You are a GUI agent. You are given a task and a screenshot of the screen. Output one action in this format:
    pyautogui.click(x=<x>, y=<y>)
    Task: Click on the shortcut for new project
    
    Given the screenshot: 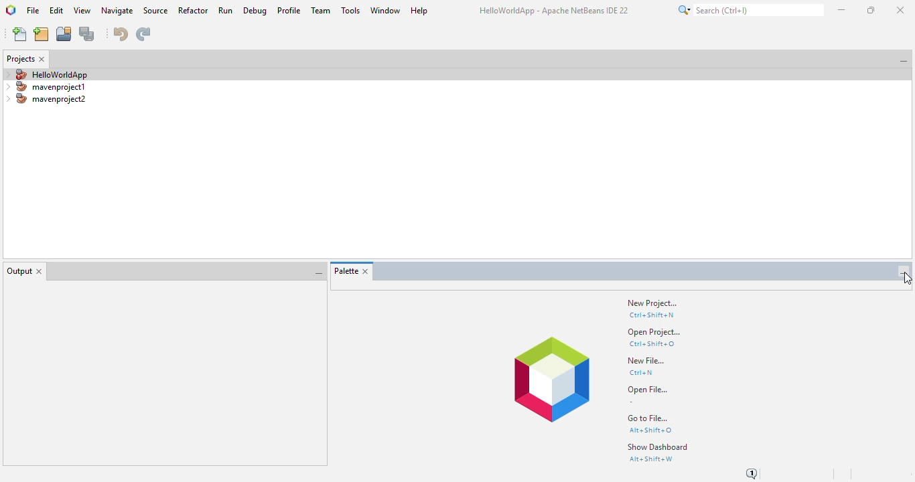 What is the action you would take?
    pyautogui.click(x=652, y=316)
    